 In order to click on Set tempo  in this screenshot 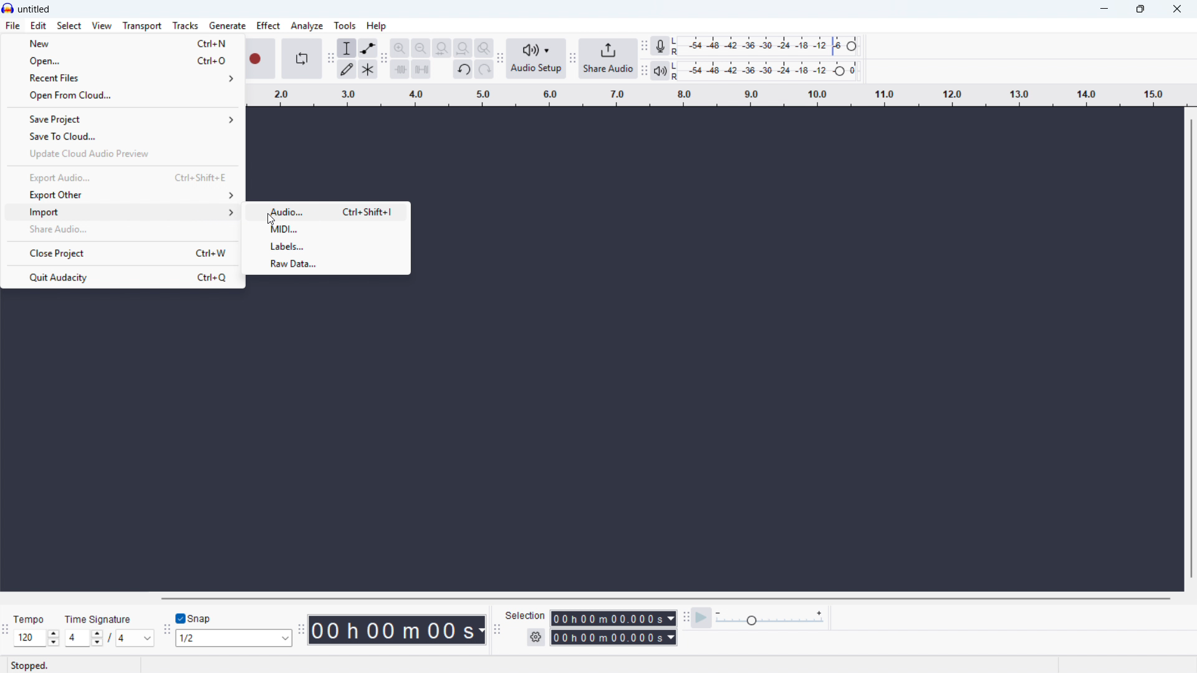, I will do `click(36, 638)`.